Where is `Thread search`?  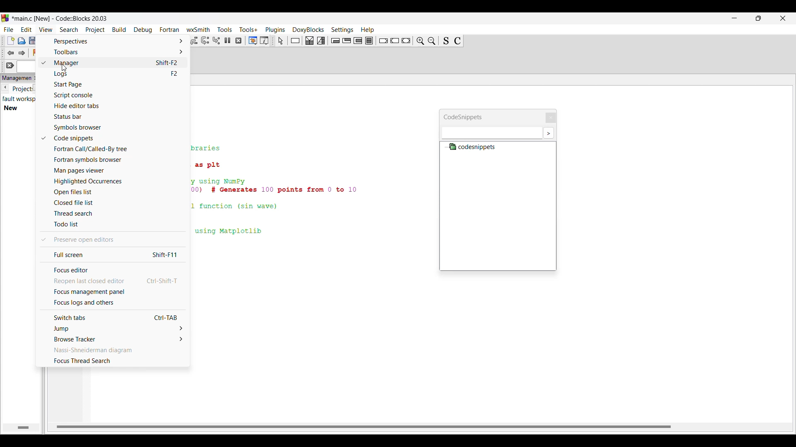
Thread search is located at coordinates (118, 214).